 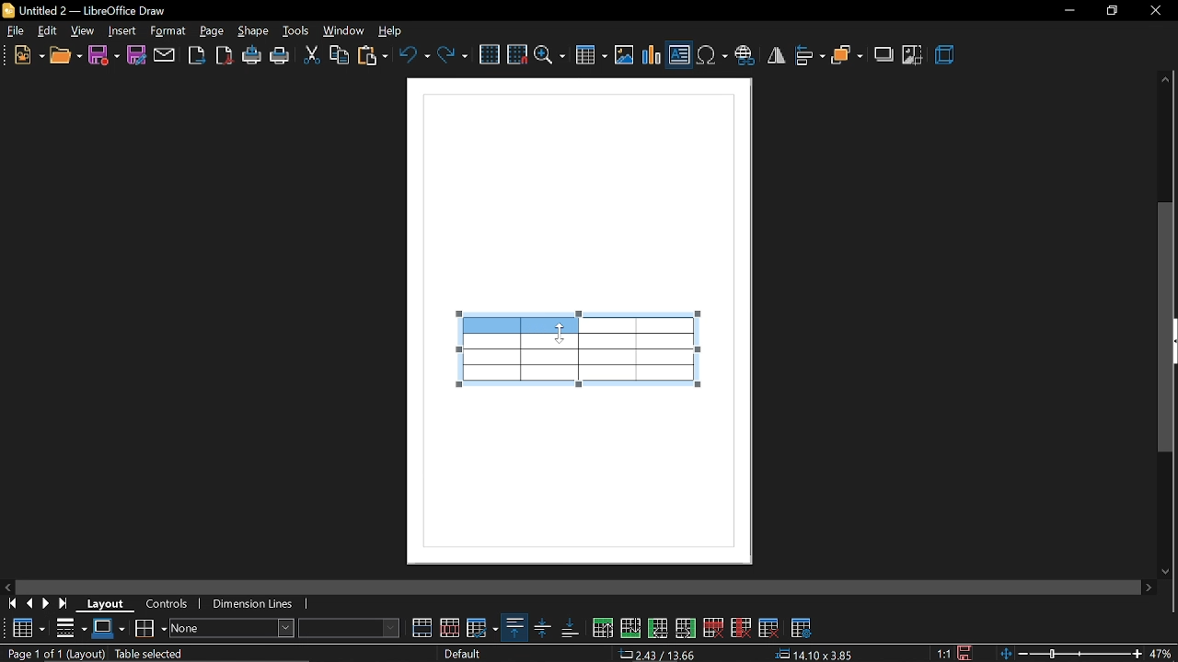 What do you see at coordinates (123, 31) in the screenshot?
I see `insert` at bounding box center [123, 31].